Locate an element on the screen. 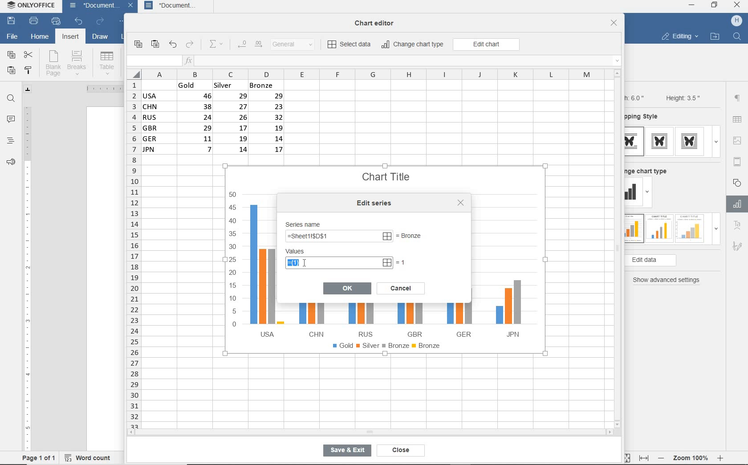  undo is located at coordinates (78, 22).